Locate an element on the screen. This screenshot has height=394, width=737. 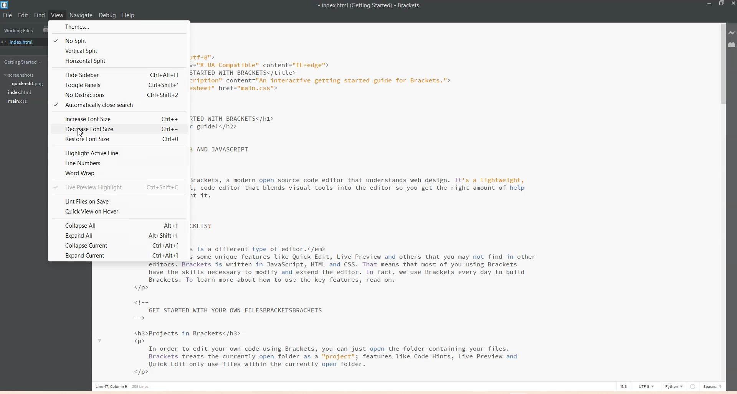
No Distractions is located at coordinates (119, 95).